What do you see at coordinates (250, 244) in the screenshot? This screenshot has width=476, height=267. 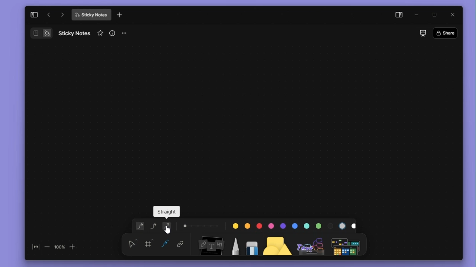 I see `eraser` at bounding box center [250, 244].